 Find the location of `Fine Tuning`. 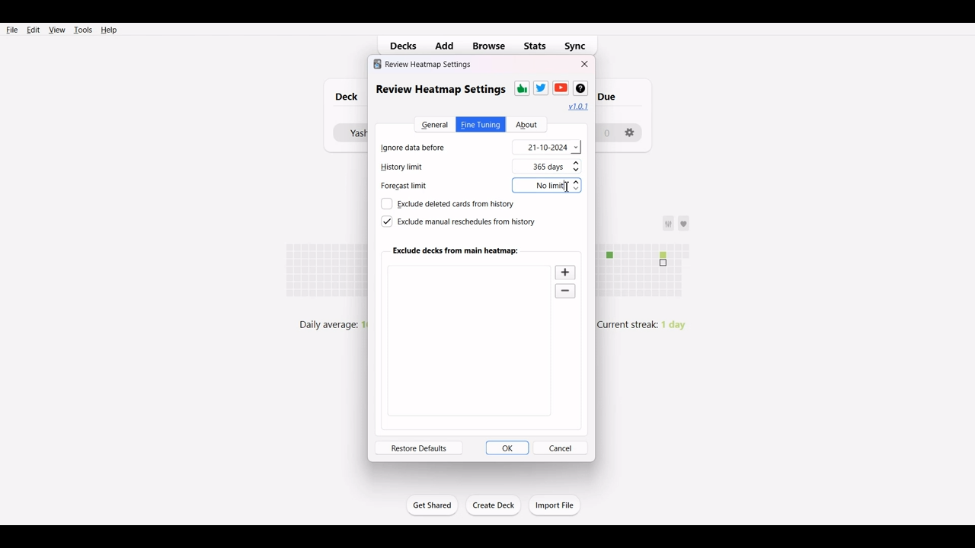

Fine Tuning is located at coordinates (481, 124).